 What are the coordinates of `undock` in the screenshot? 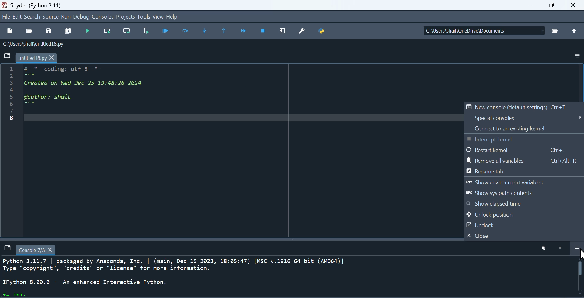 It's located at (522, 224).